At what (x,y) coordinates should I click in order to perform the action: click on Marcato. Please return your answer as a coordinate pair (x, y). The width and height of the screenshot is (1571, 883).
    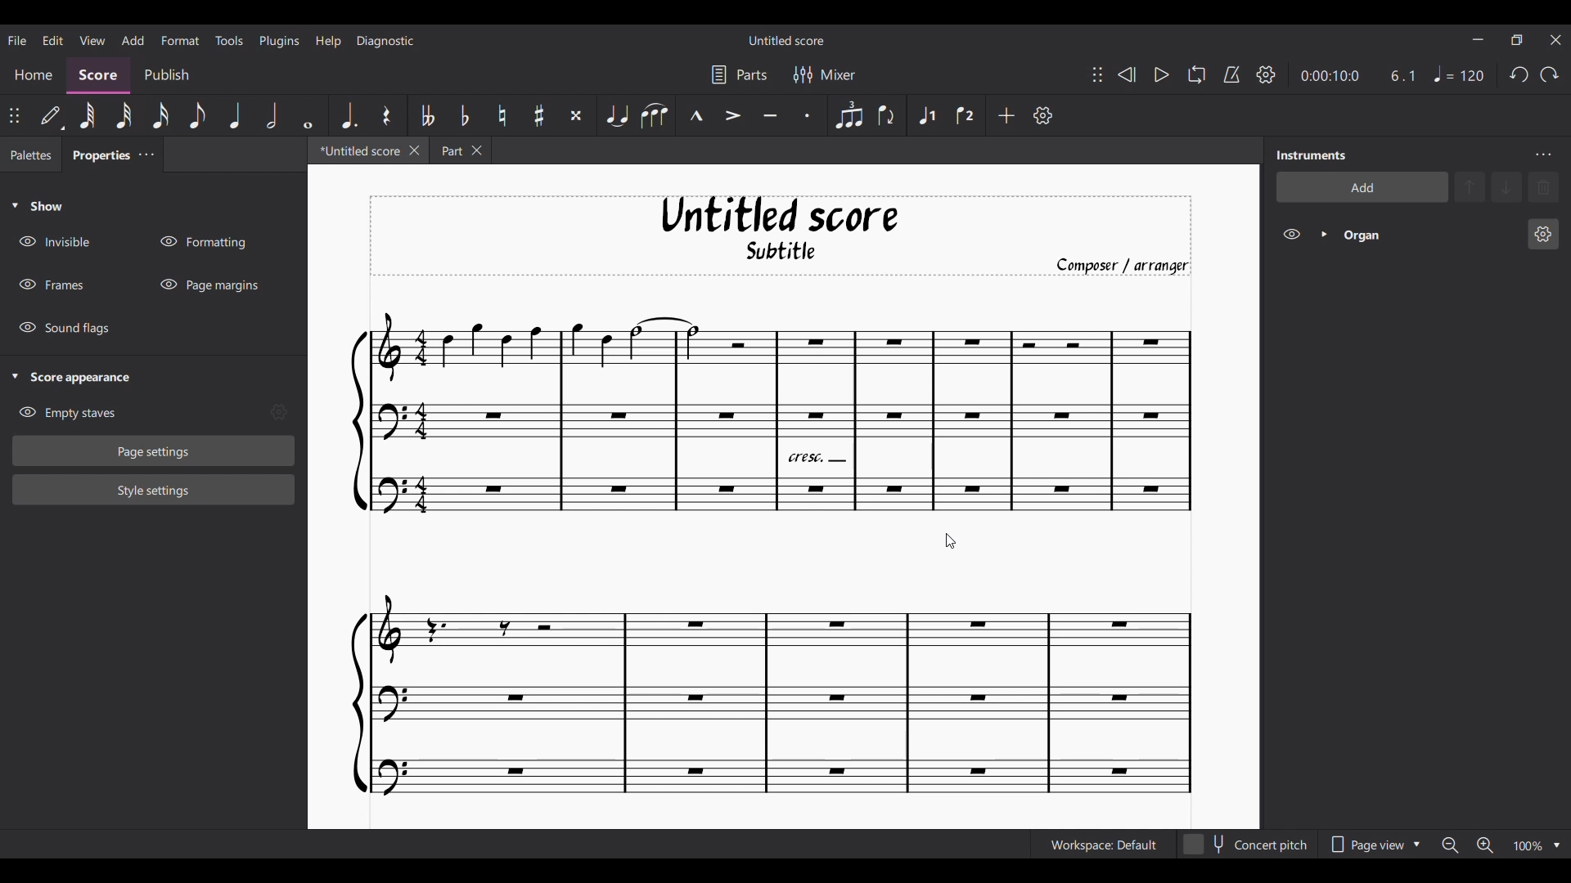
    Looking at the image, I should click on (695, 116).